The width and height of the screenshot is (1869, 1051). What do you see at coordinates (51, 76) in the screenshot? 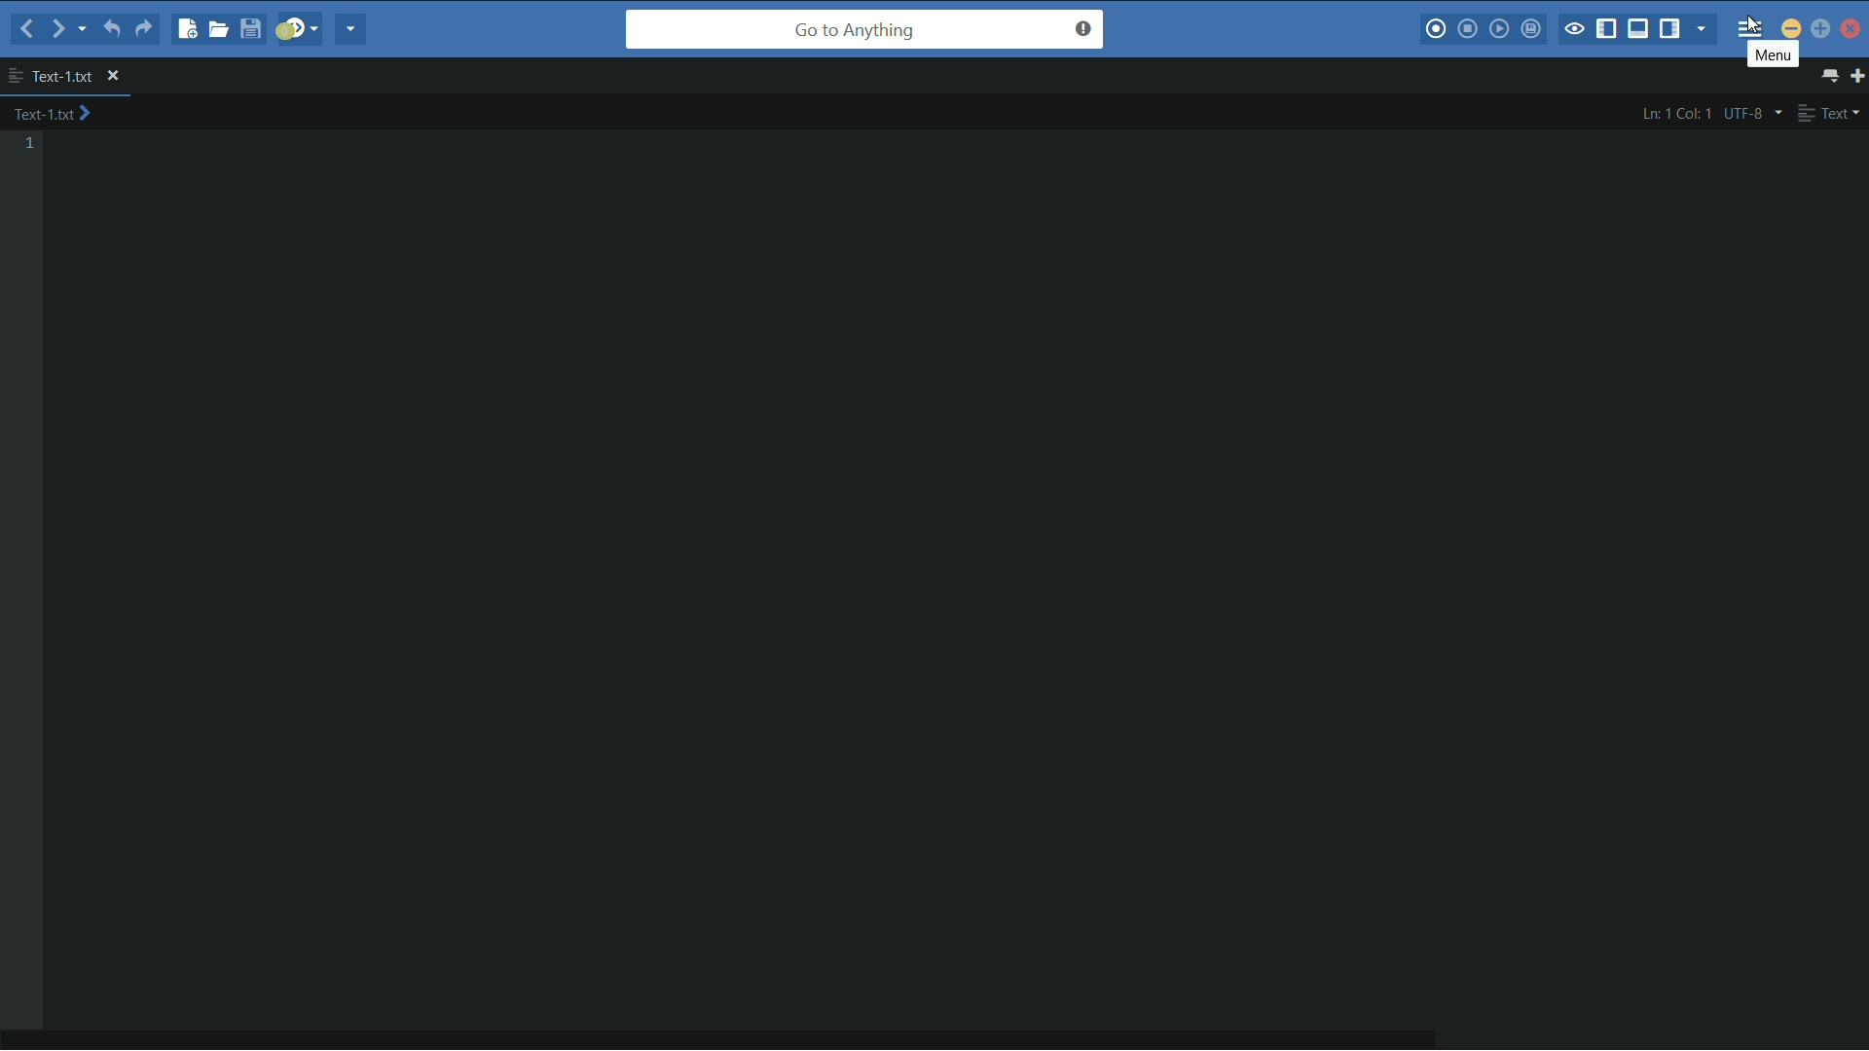
I see `text-1.txt` at bounding box center [51, 76].